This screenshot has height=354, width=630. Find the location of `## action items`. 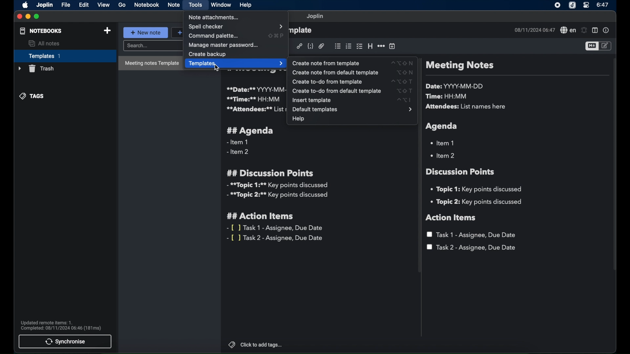

## action items is located at coordinates (262, 216).